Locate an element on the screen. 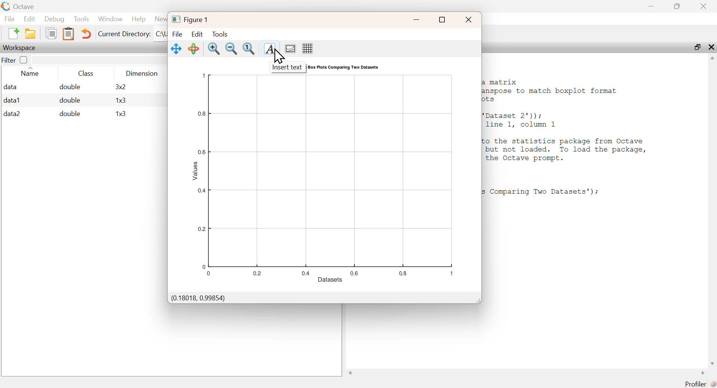 Image resolution: width=717 pixels, height=388 pixels. Insert Text is located at coordinates (269, 48).